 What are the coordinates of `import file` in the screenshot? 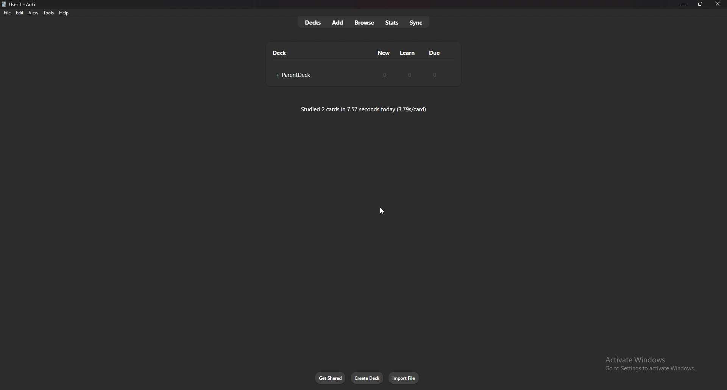 It's located at (404, 378).